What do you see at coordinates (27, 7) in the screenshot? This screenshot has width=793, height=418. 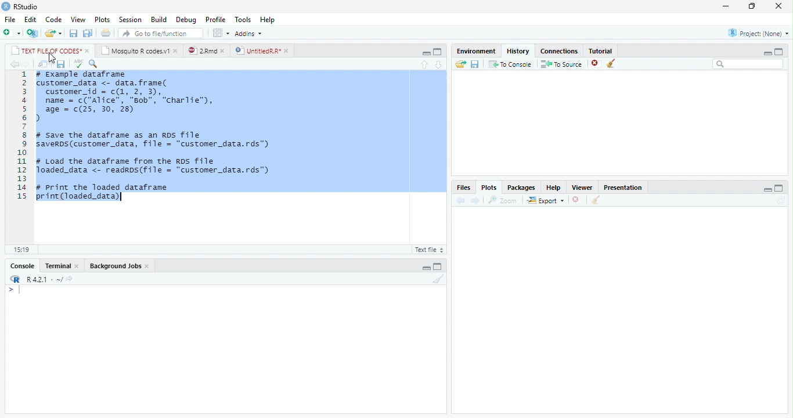 I see `RStudio` at bounding box center [27, 7].